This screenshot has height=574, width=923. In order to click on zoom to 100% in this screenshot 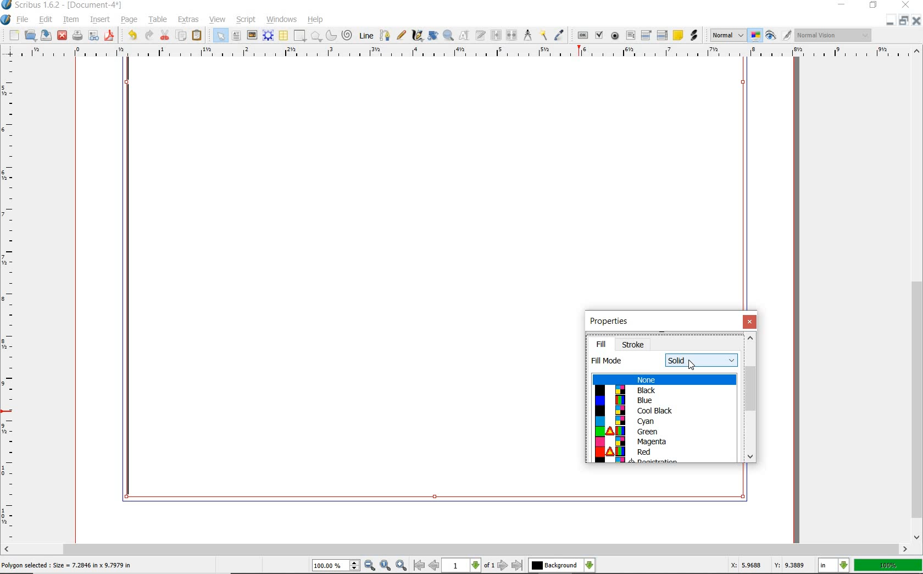, I will do `click(386, 565)`.